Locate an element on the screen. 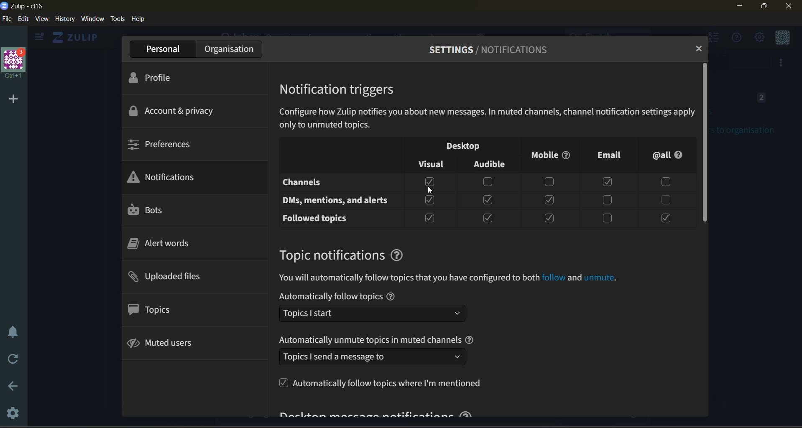  and is located at coordinates (574, 278).